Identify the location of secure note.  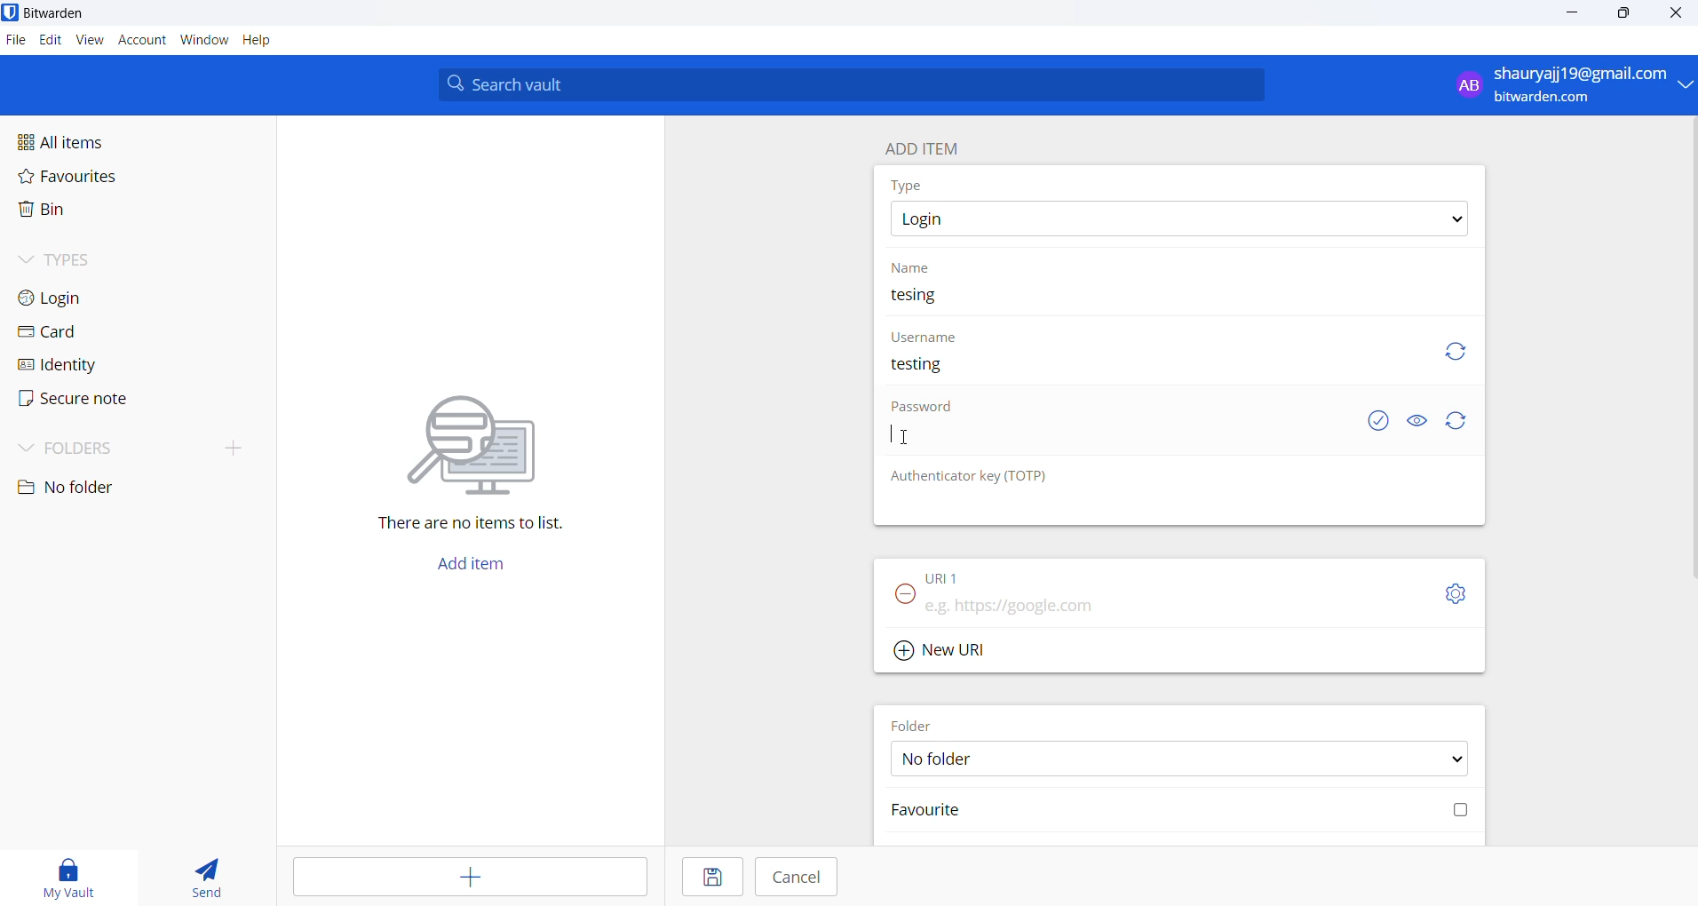
(96, 401).